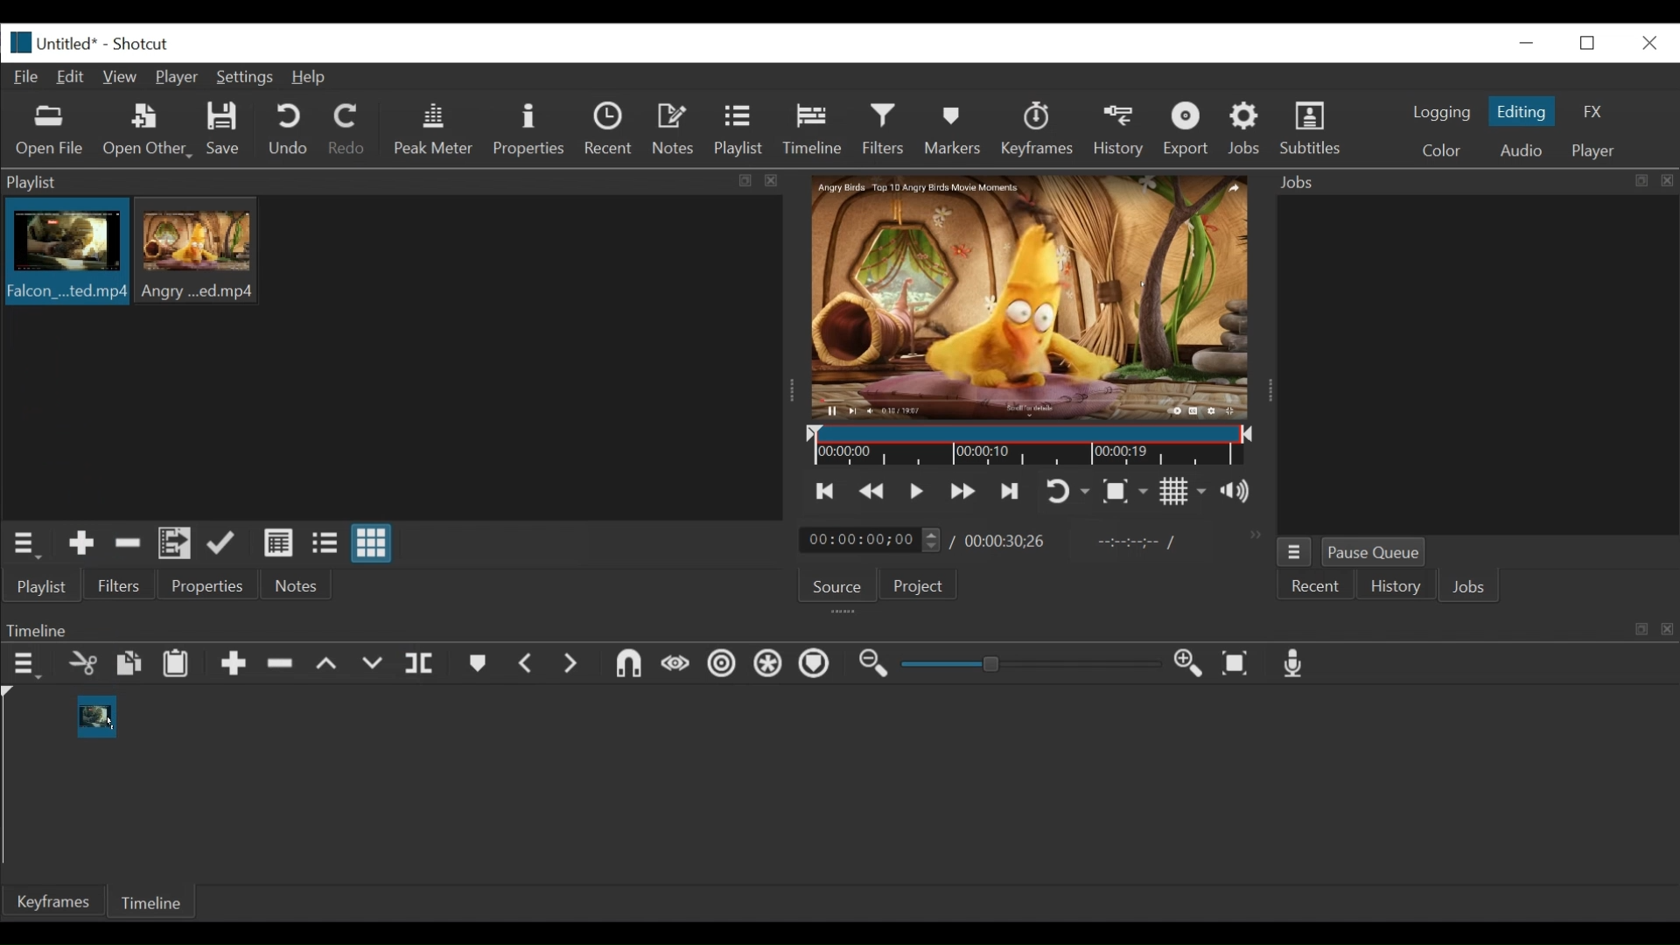  What do you see at coordinates (1317, 587) in the screenshot?
I see `Recent` at bounding box center [1317, 587].